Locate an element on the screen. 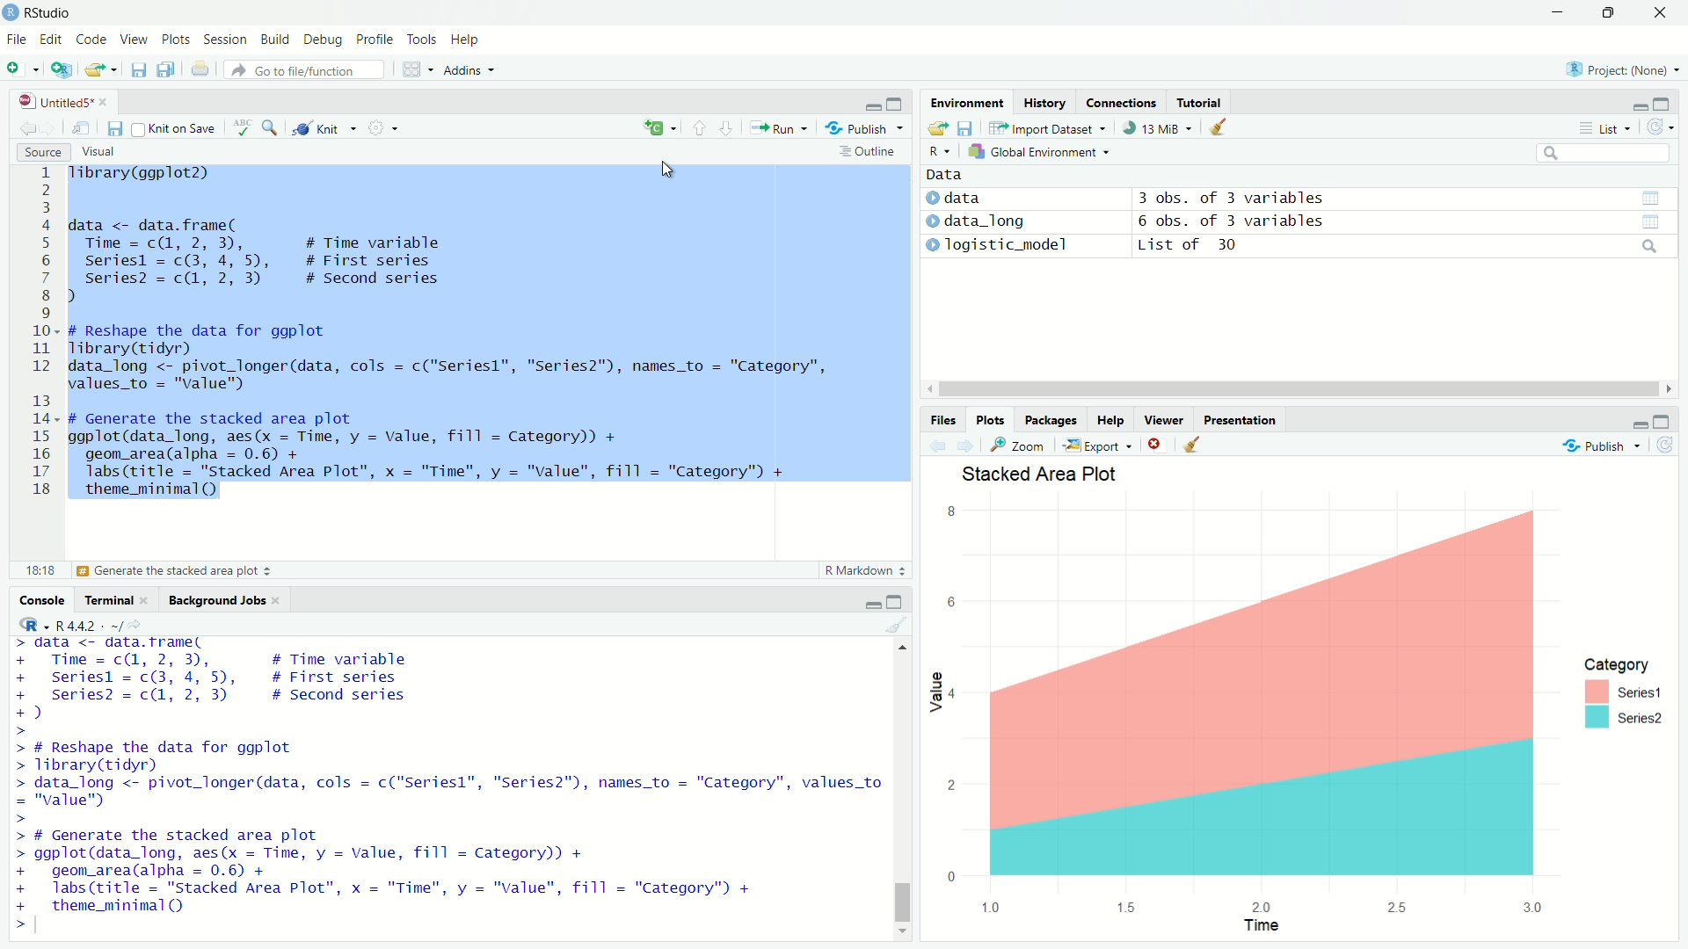 This screenshot has width=1688, height=949. Build is located at coordinates (273, 40).